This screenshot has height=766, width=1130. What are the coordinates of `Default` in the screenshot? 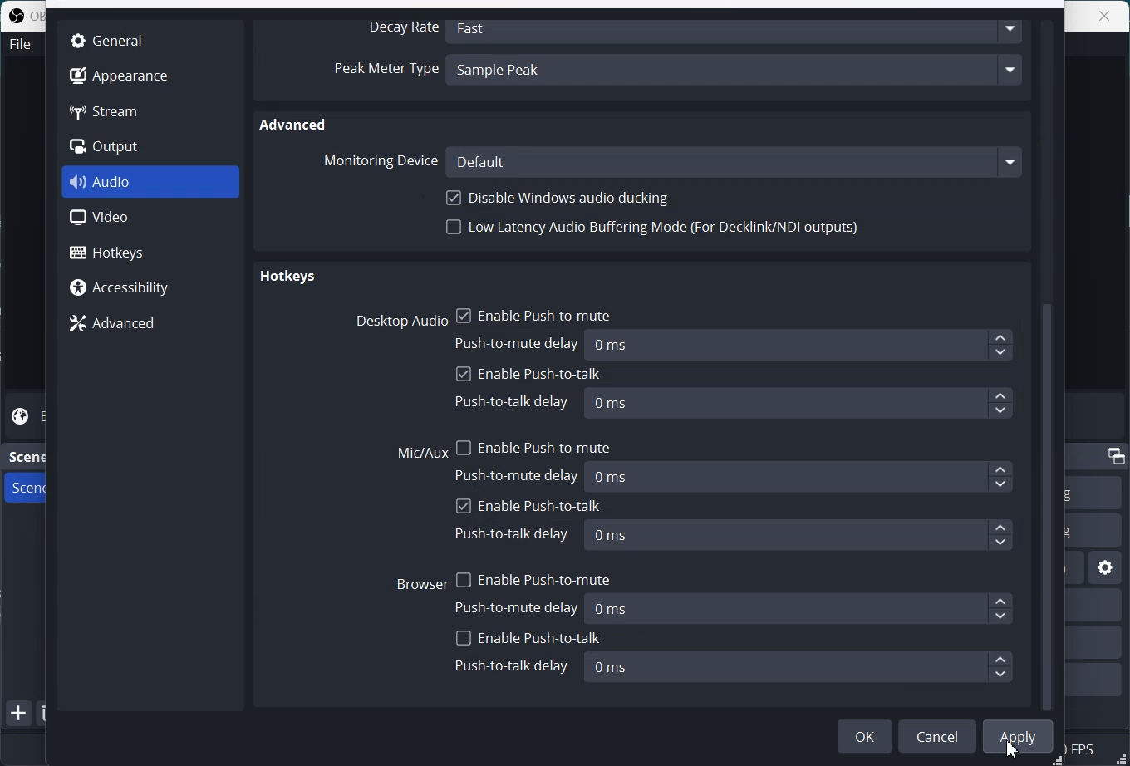 It's located at (734, 161).